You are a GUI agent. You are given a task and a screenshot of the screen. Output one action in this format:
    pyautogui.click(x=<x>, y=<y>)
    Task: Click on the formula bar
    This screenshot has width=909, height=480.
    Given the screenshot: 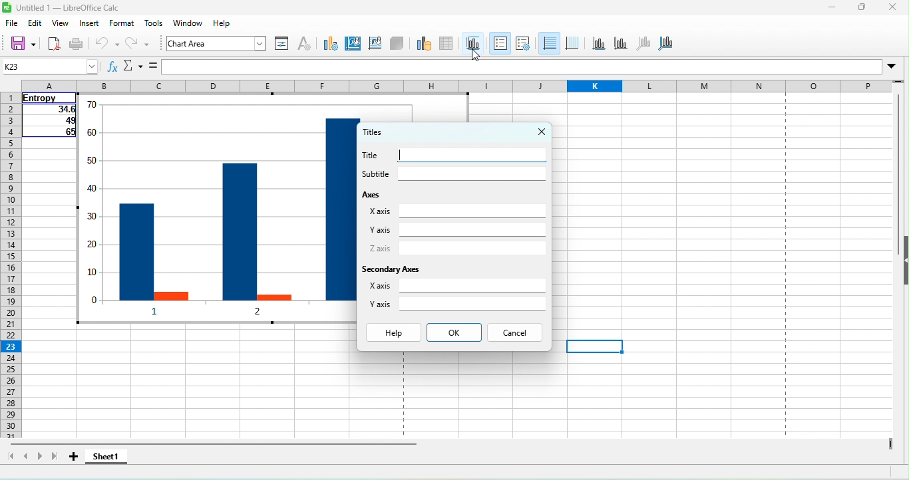 What is the action you would take?
    pyautogui.click(x=532, y=65)
    